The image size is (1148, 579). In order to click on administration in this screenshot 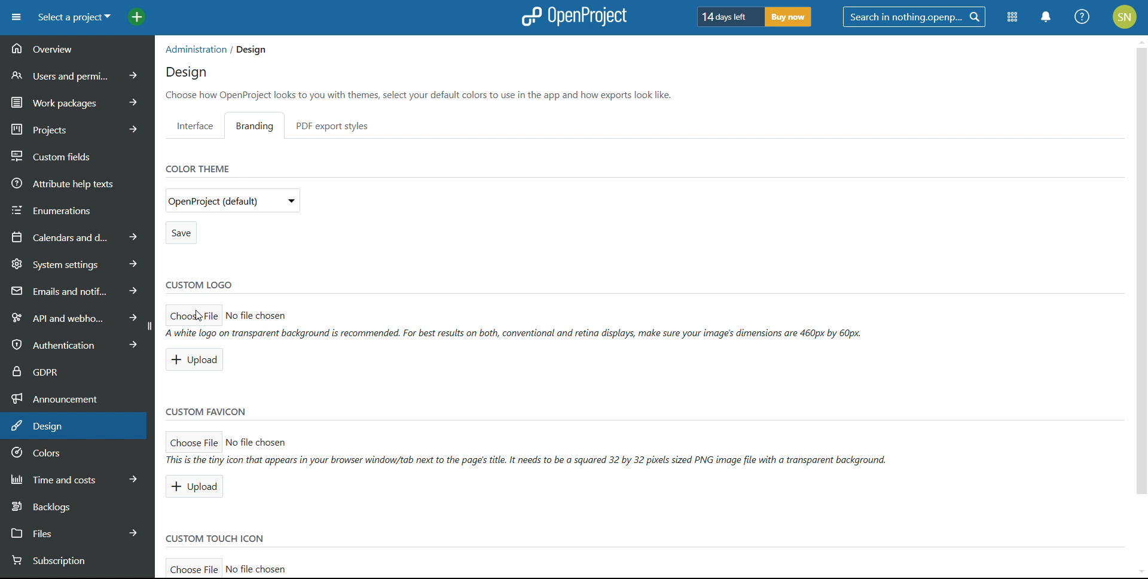, I will do `click(194, 49)`.